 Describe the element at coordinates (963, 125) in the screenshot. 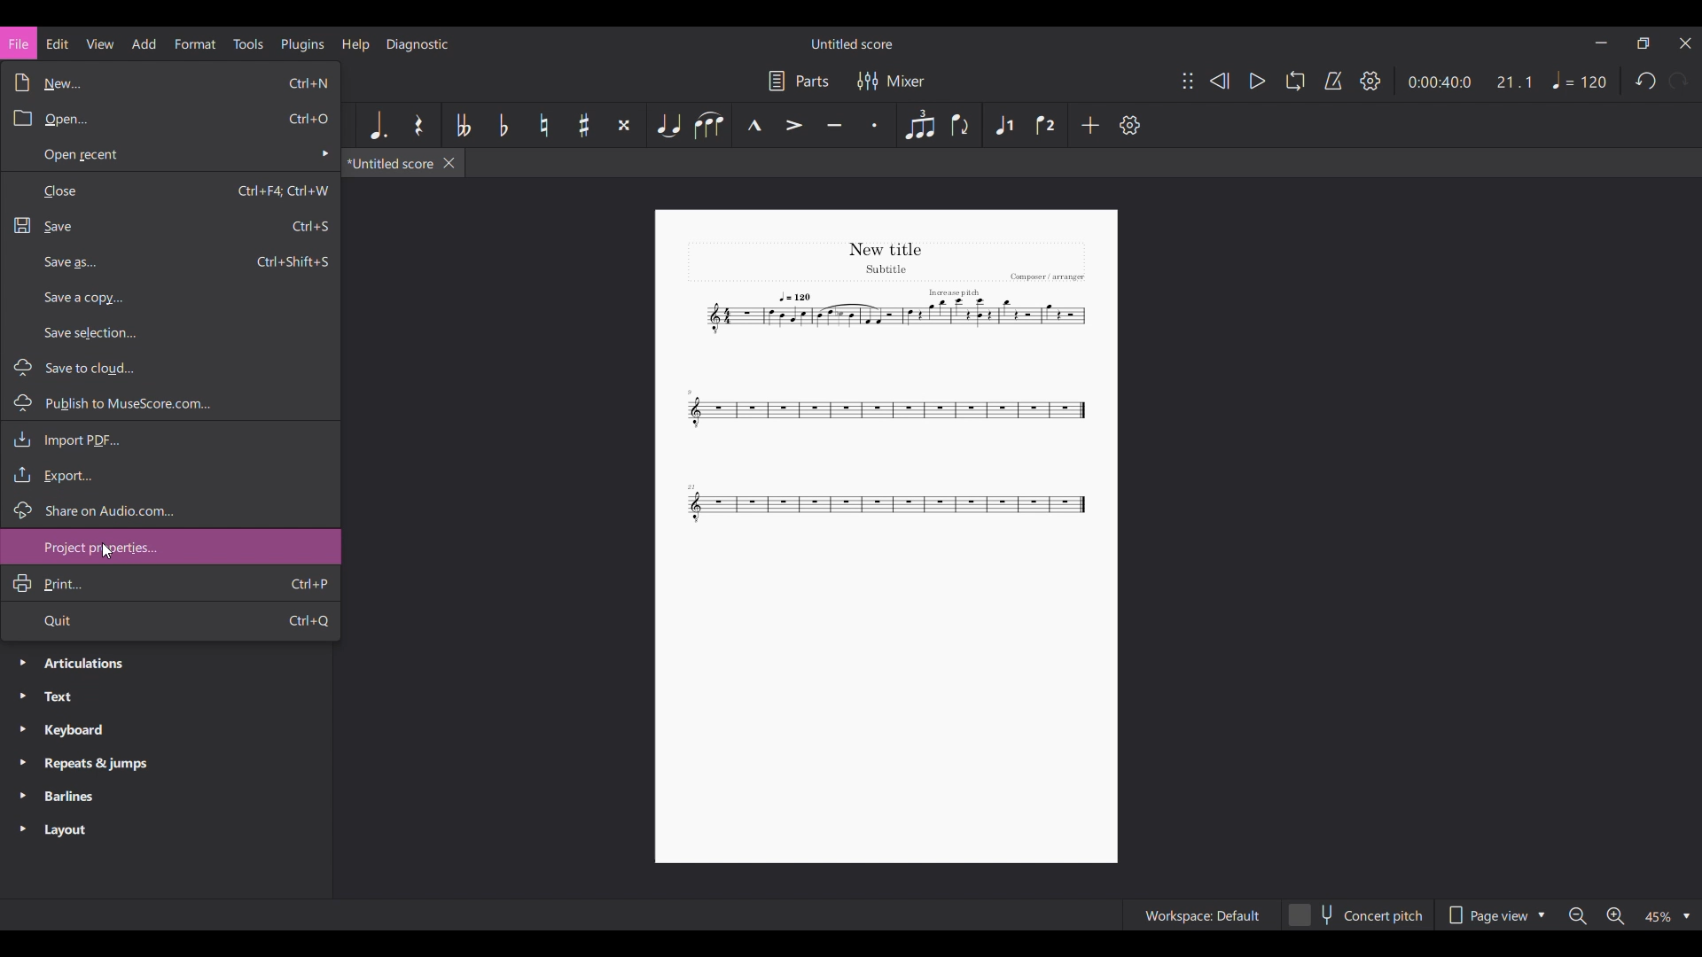

I see `Flip direction` at that location.